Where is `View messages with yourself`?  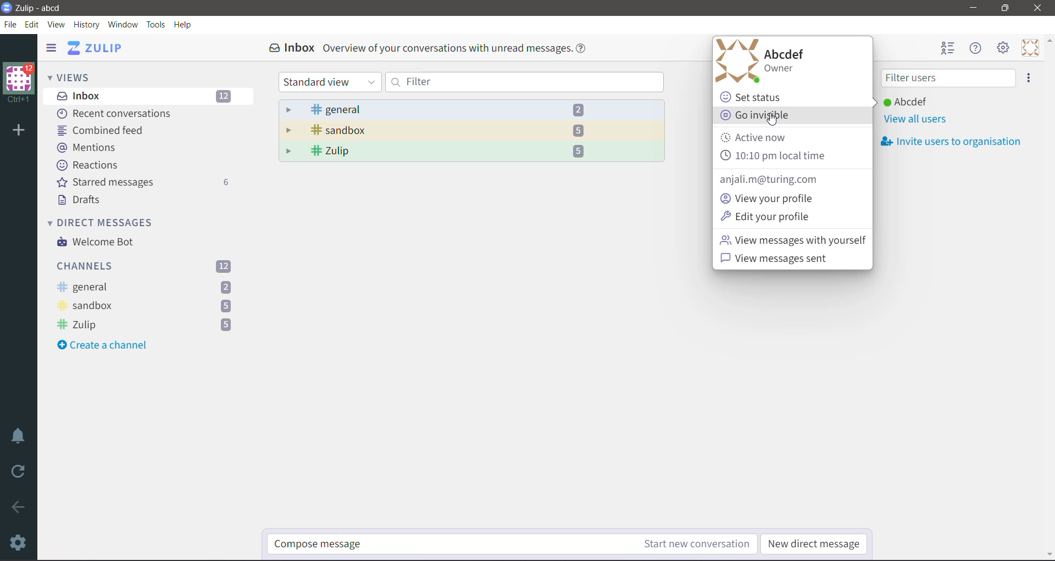
View messages with yourself is located at coordinates (793, 239).